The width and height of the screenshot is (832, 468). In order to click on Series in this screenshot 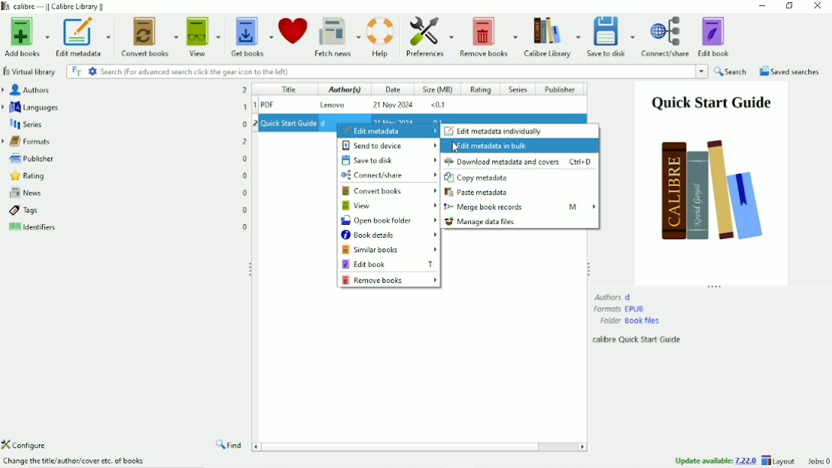, I will do `click(125, 123)`.